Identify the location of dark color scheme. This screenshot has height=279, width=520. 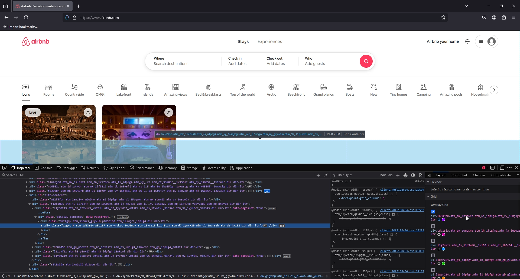
(413, 175).